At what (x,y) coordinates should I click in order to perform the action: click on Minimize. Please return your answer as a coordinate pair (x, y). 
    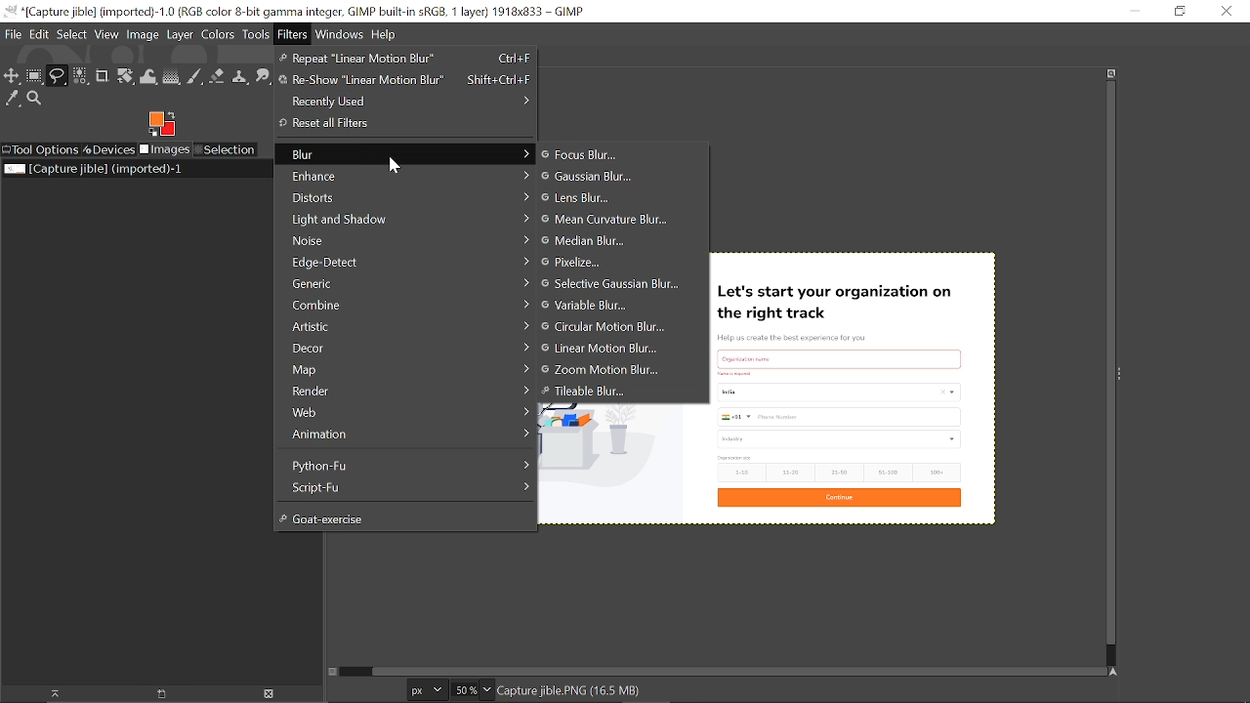
    Looking at the image, I should click on (1132, 11).